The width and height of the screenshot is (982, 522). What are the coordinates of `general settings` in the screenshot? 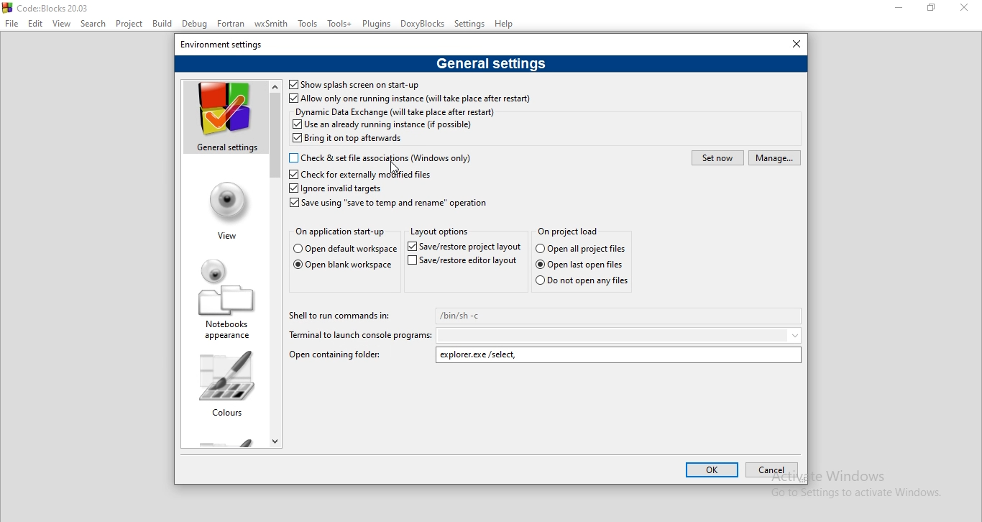 It's located at (490, 65).